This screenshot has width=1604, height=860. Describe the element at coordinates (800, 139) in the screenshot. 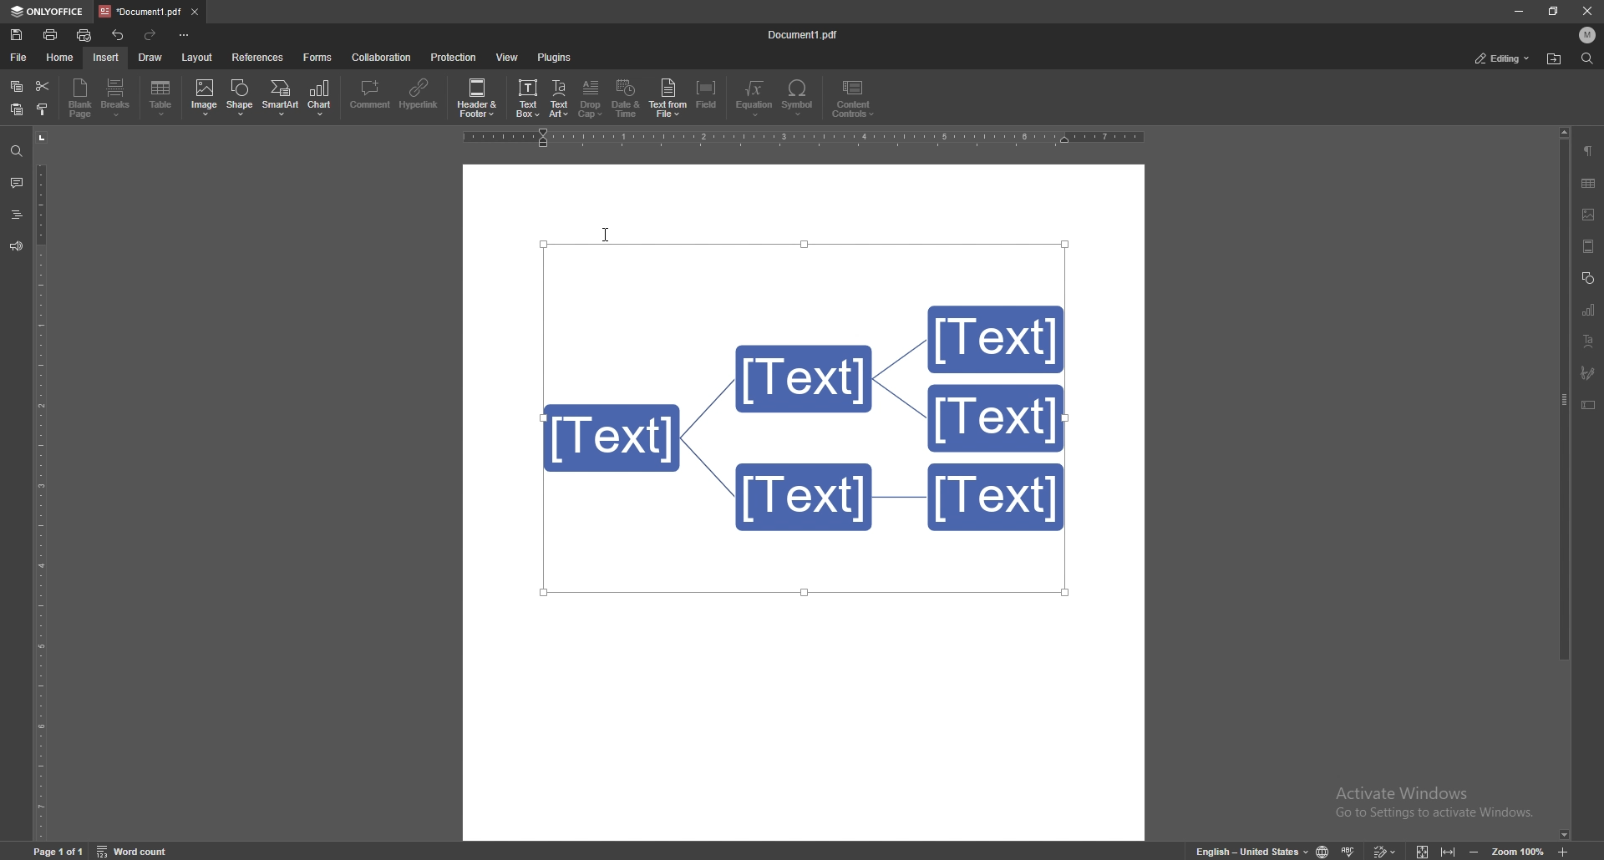

I see `horizontal scale` at that location.